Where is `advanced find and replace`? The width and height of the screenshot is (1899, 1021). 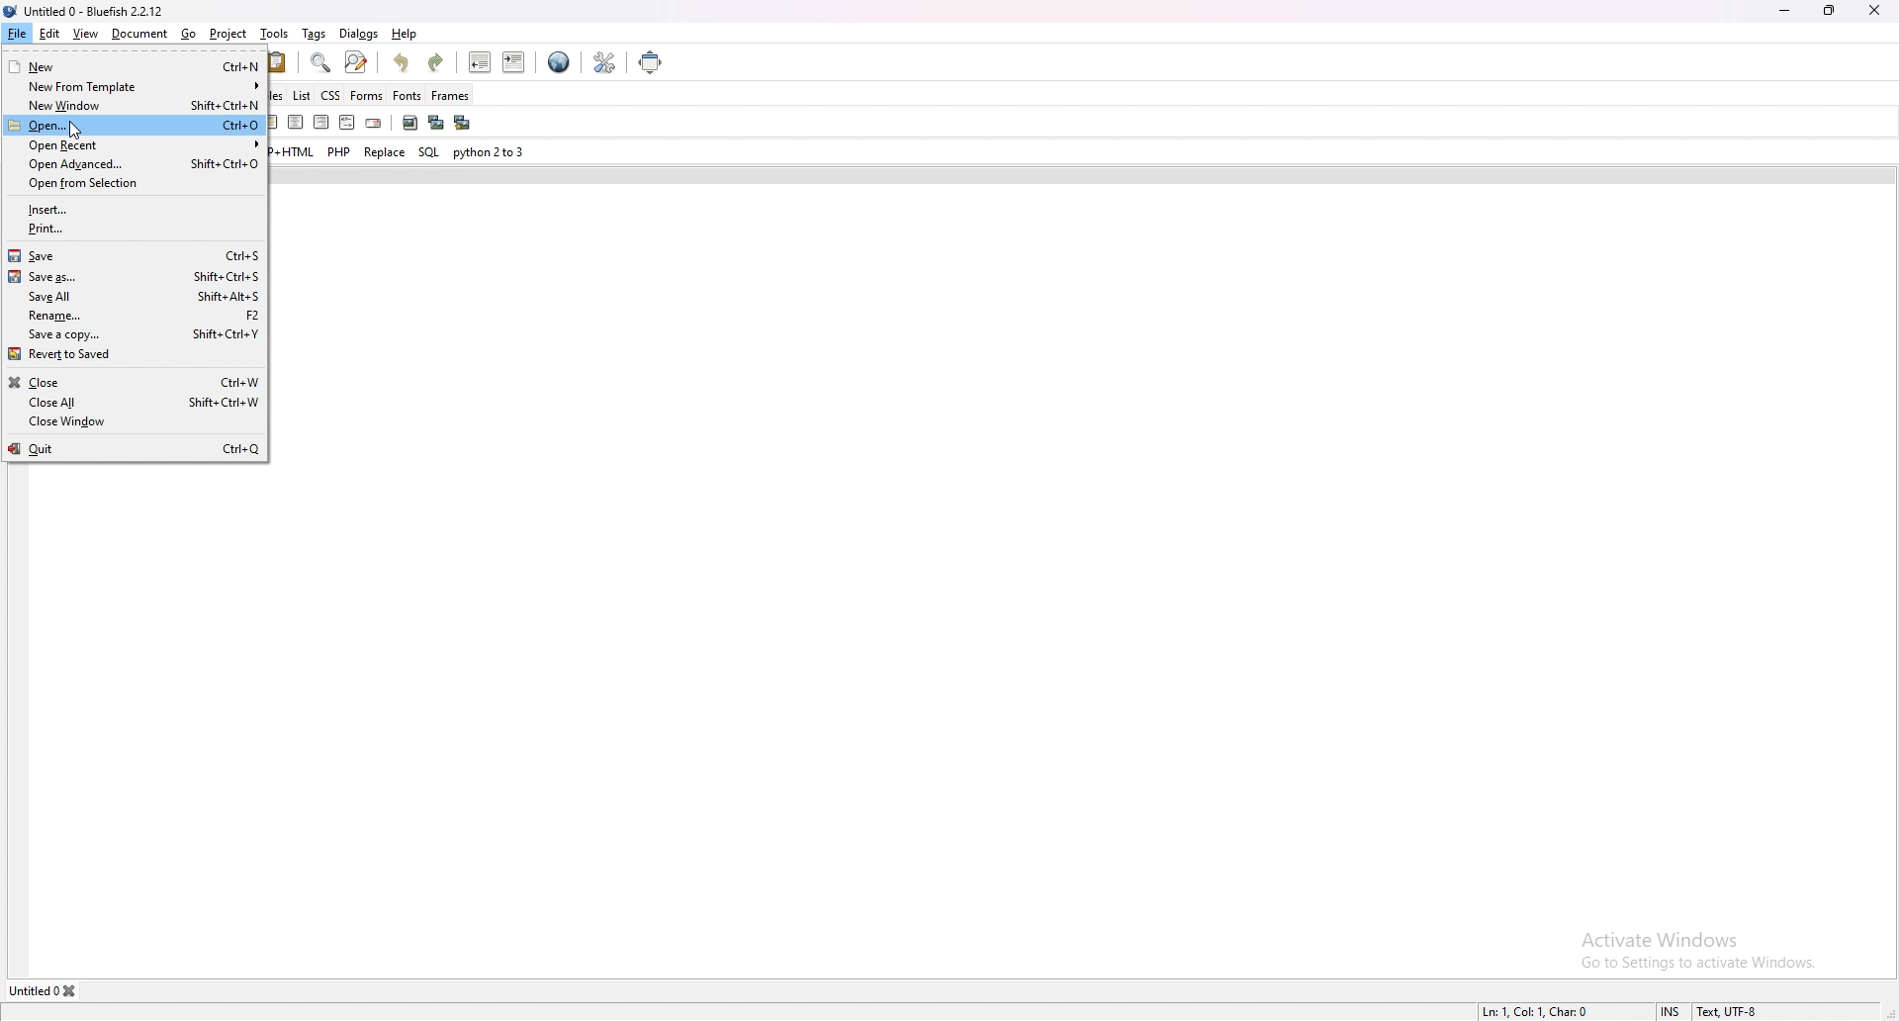
advanced find and replace is located at coordinates (357, 61).